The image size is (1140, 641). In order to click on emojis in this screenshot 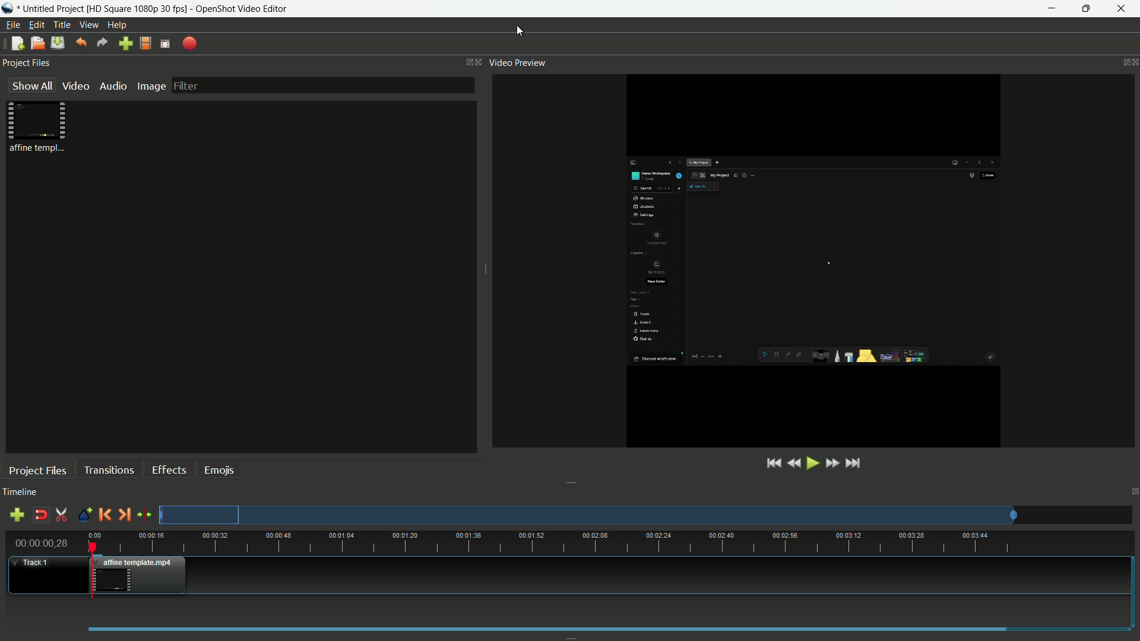, I will do `click(219, 470)`.